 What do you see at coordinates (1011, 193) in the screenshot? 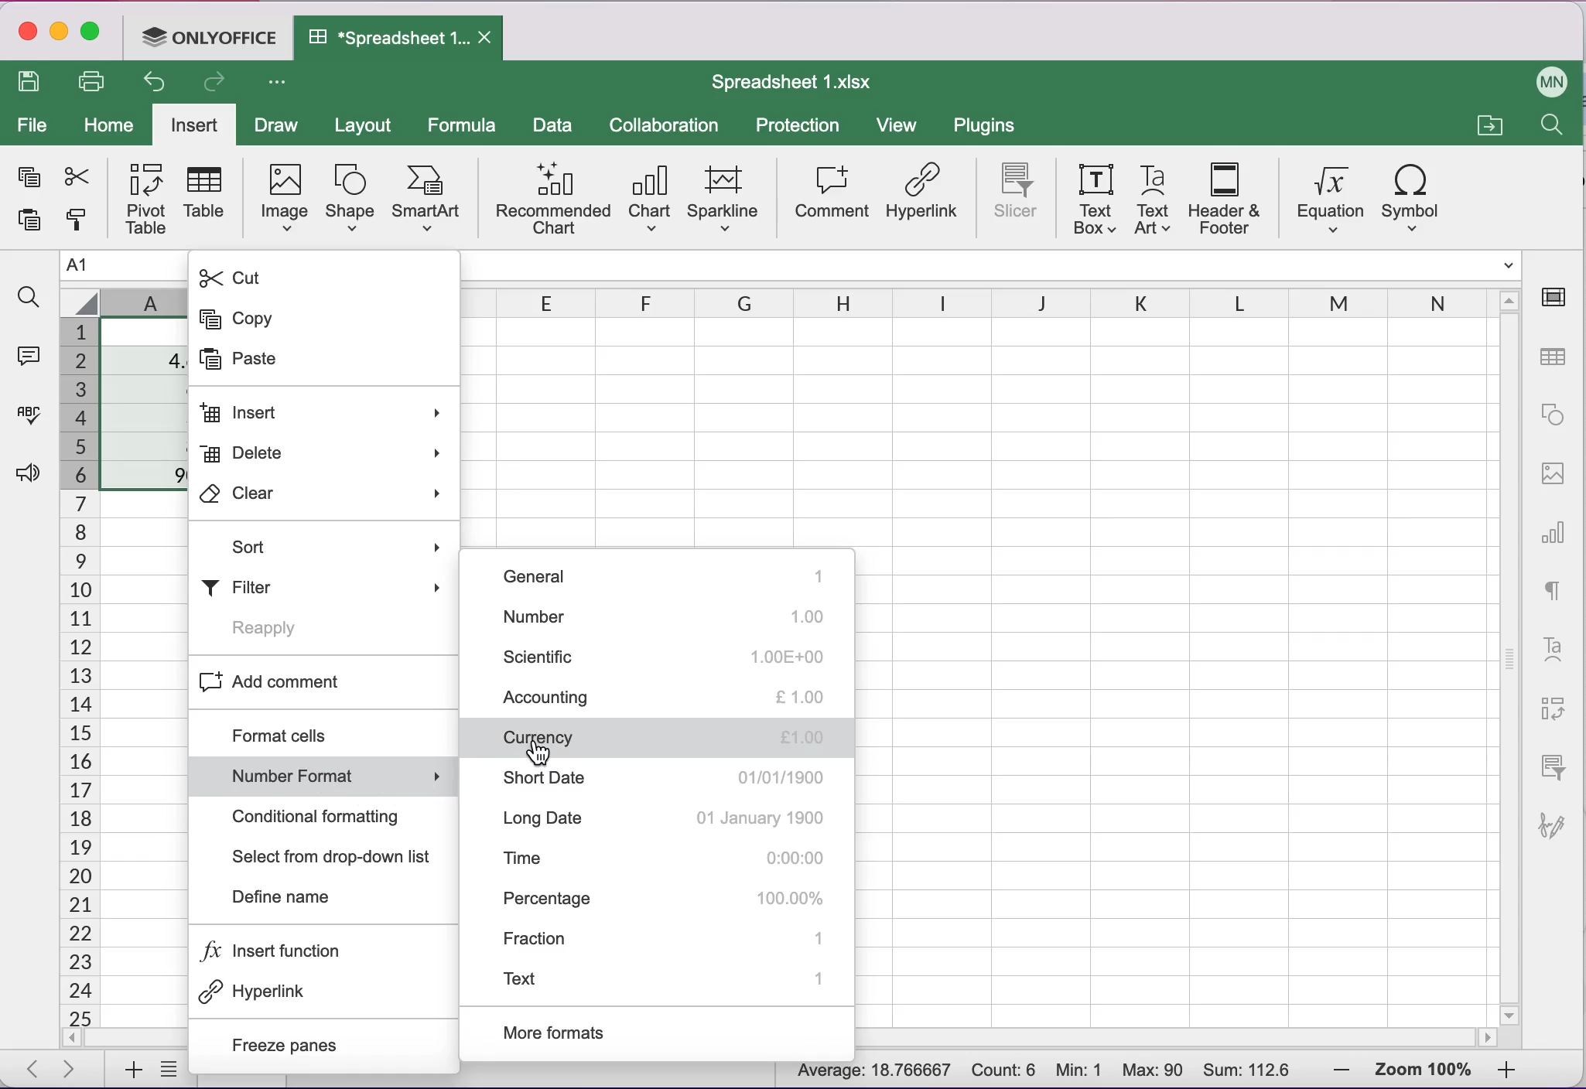
I see `slicer` at bounding box center [1011, 193].